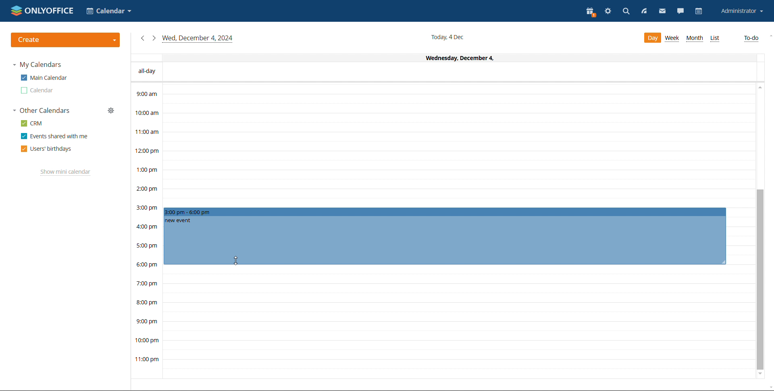 Image resolution: width=774 pixels, height=391 pixels. Describe the element at coordinates (769, 36) in the screenshot. I see `scroll up` at that location.